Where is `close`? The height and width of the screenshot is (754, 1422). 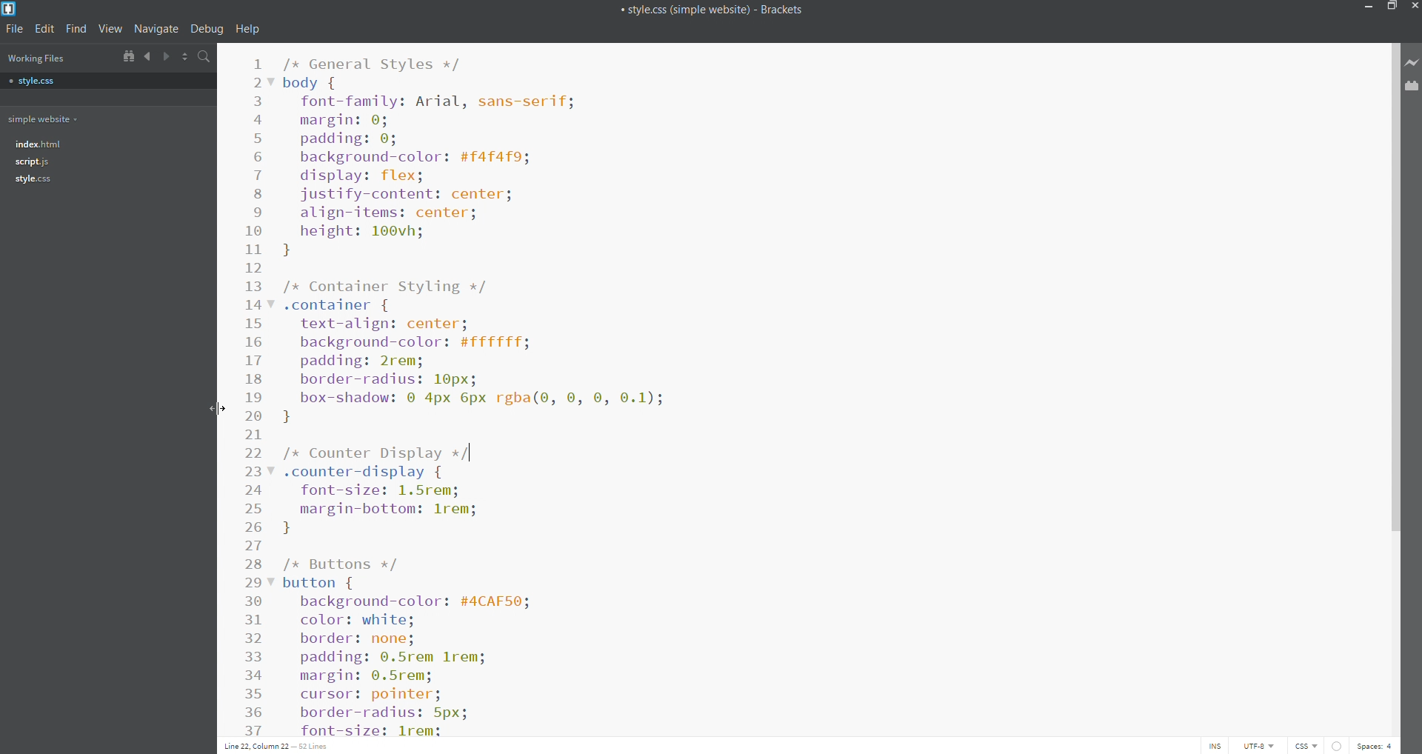 close is located at coordinates (1413, 6).